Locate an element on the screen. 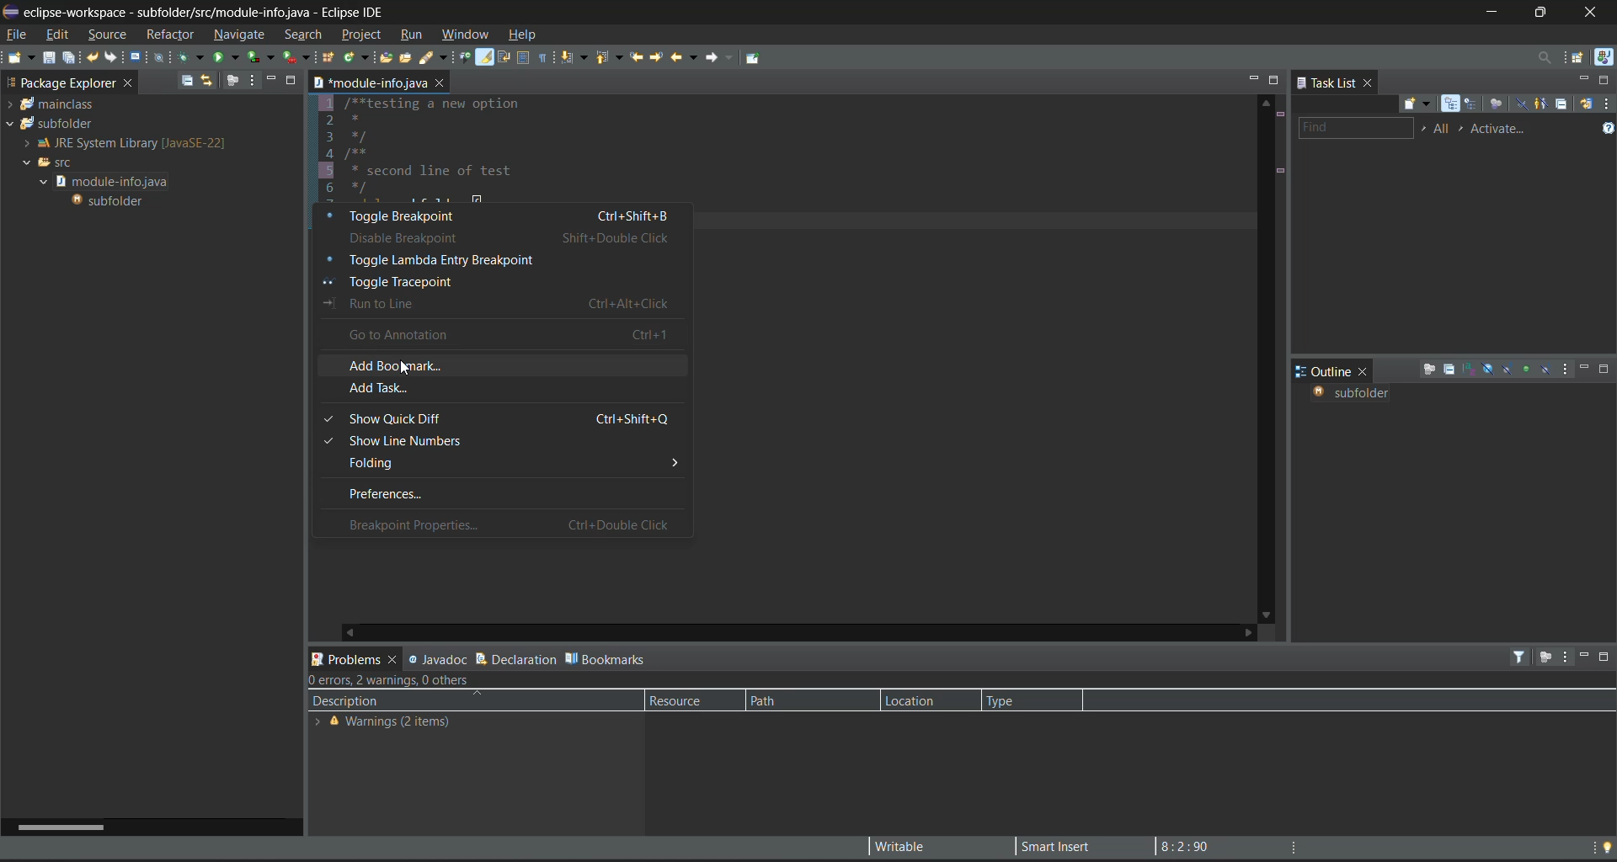 The width and height of the screenshot is (1617, 862). save all is located at coordinates (70, 58).